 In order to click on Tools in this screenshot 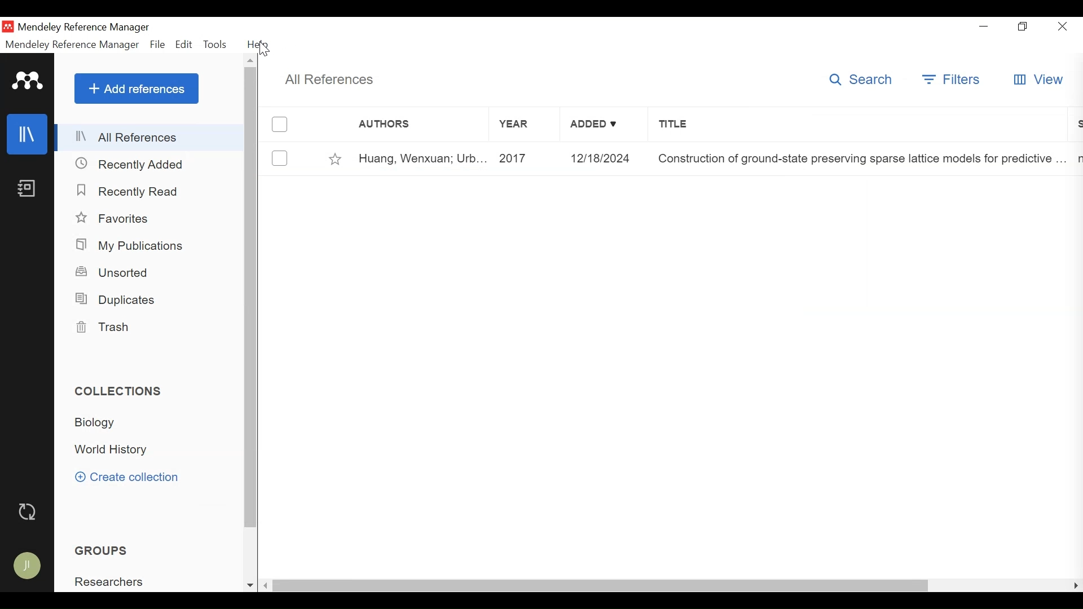, I will do `click(220, 45)`.